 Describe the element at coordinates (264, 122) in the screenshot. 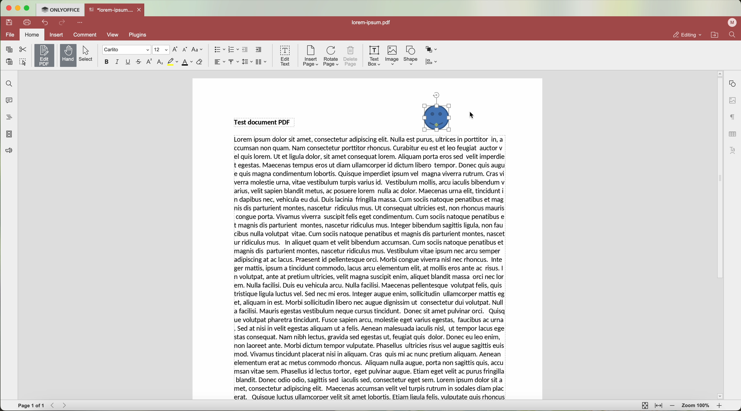

I see `selected title` at that location.